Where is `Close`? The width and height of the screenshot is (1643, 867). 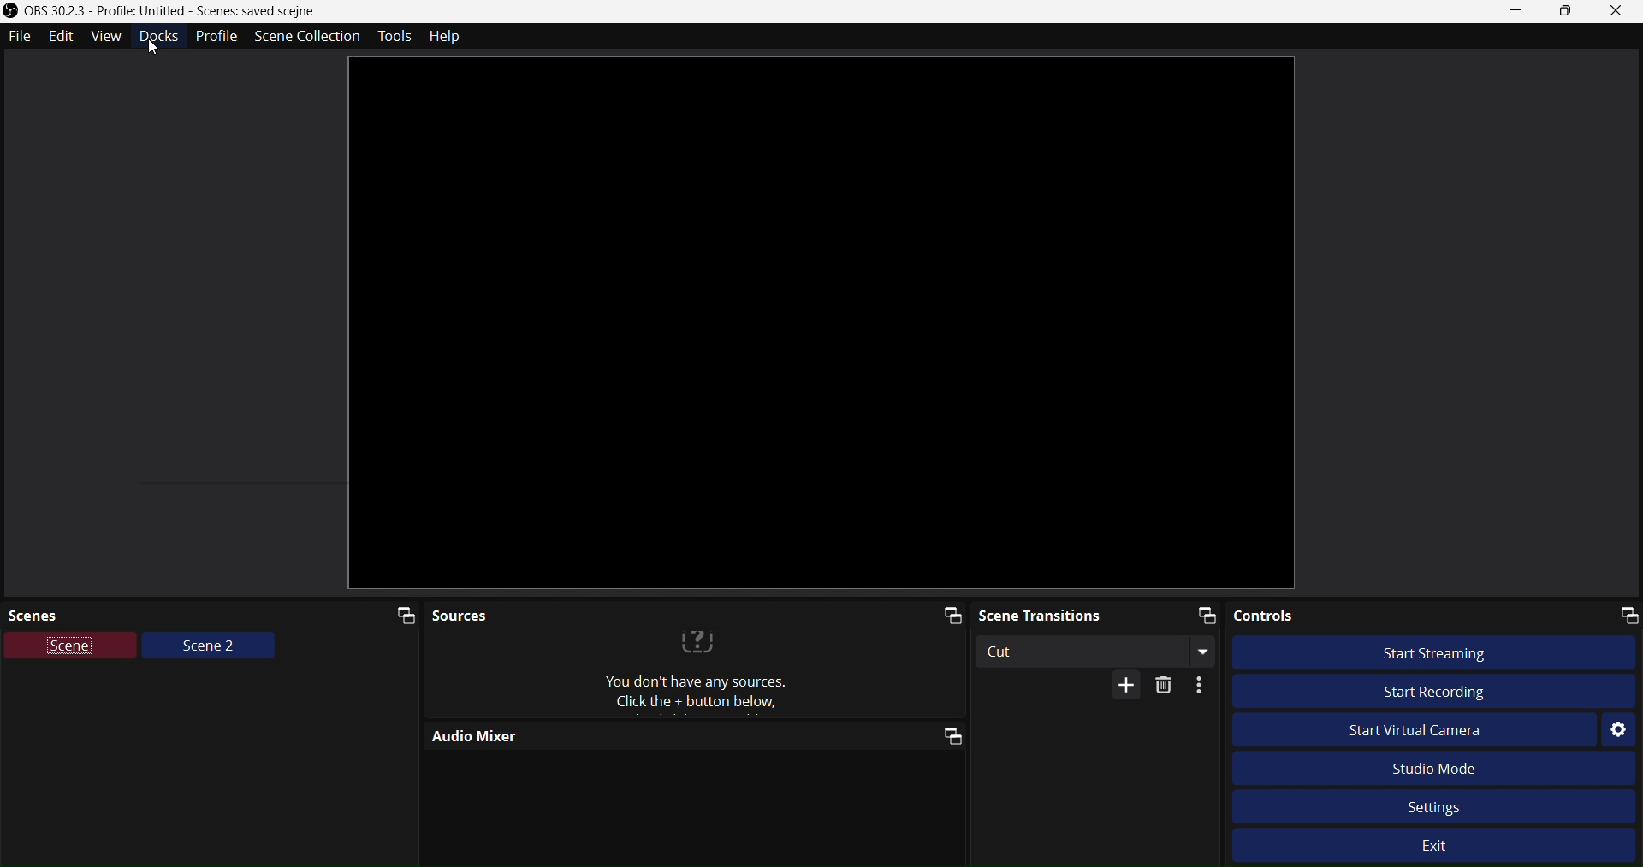
Close is located at coordinates (1621, 12).